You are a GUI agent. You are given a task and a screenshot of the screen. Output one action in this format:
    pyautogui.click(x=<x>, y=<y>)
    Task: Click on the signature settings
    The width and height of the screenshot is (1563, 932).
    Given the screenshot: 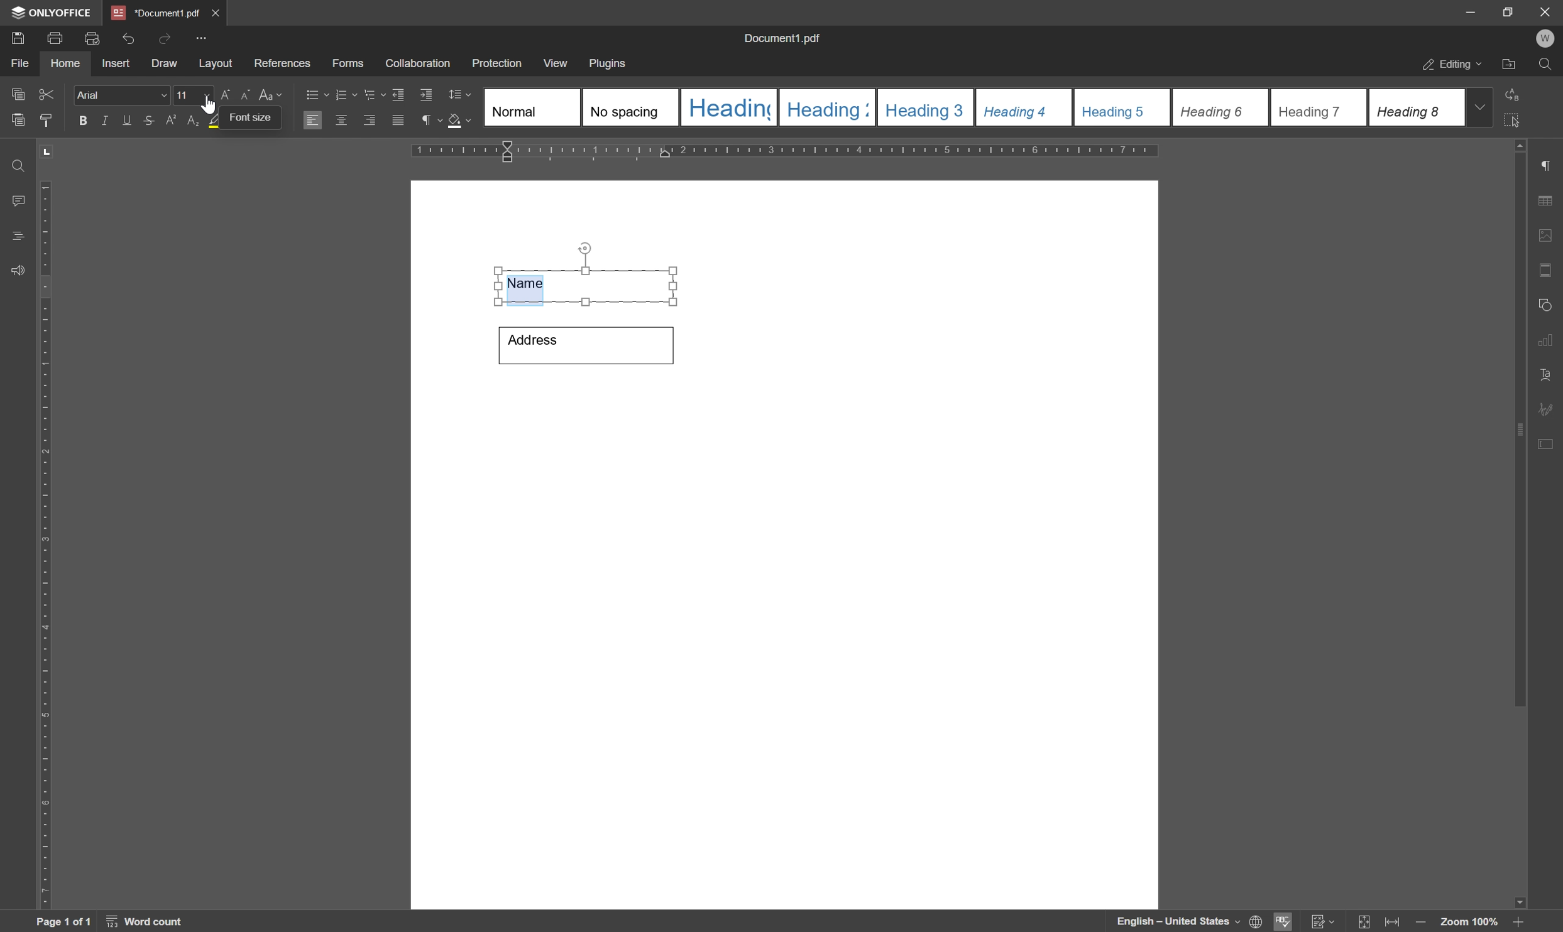 What is the action you would take?
    pyautogui.click(x=1549, y=409)
    